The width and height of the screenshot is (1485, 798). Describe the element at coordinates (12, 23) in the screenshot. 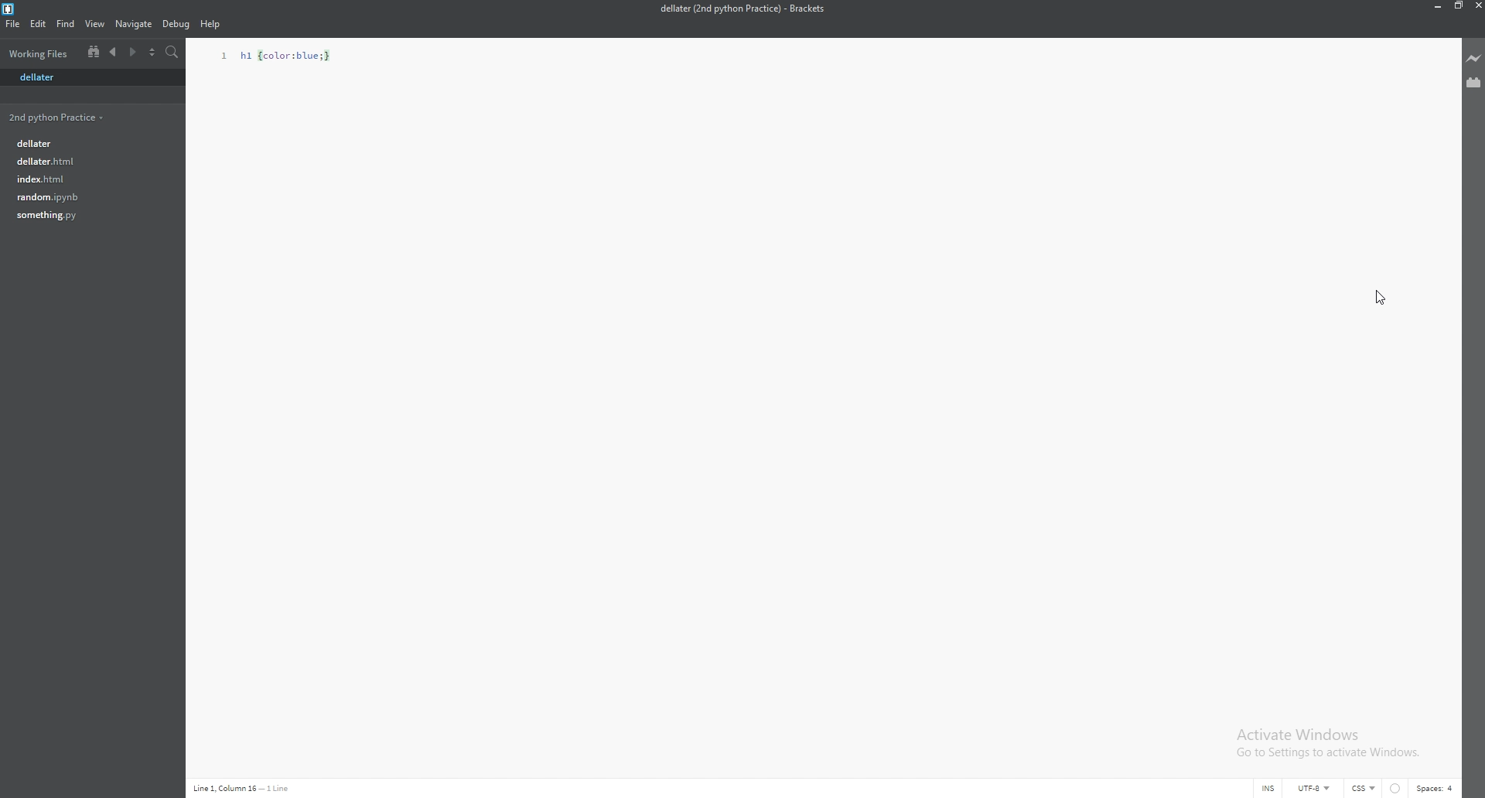

I see `file` at that location.